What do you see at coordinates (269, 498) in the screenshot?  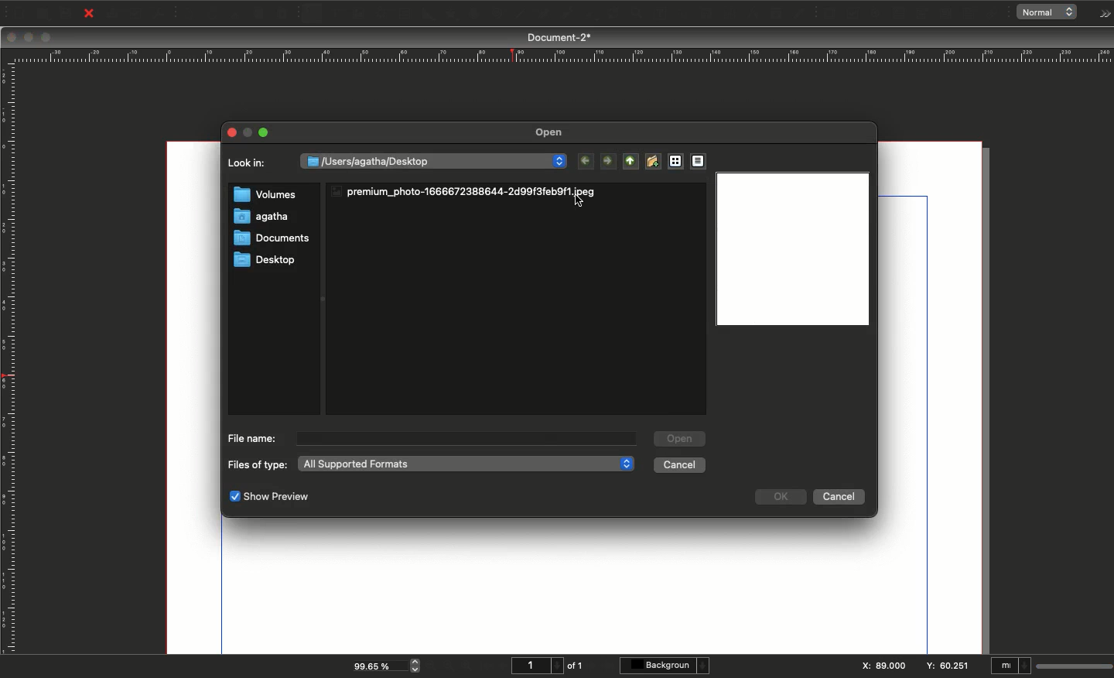 I see `Show preview` at bounding box center [269, 498].